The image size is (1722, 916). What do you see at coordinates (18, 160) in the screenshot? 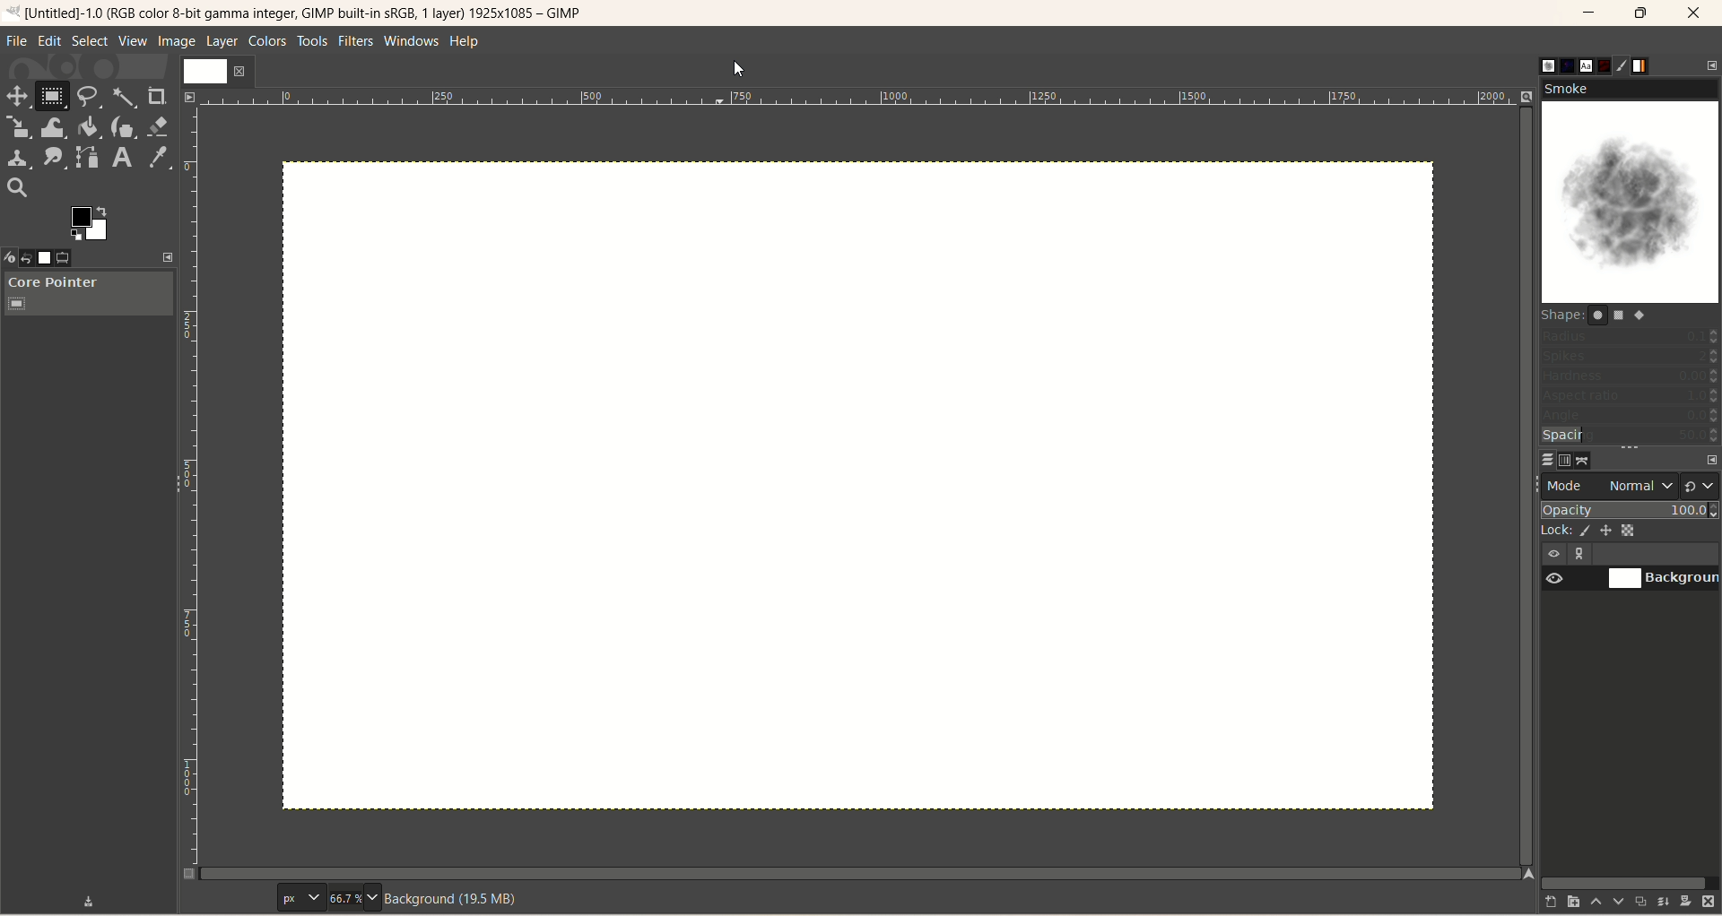
I see `clone tool` at bounding box center [18, 160].